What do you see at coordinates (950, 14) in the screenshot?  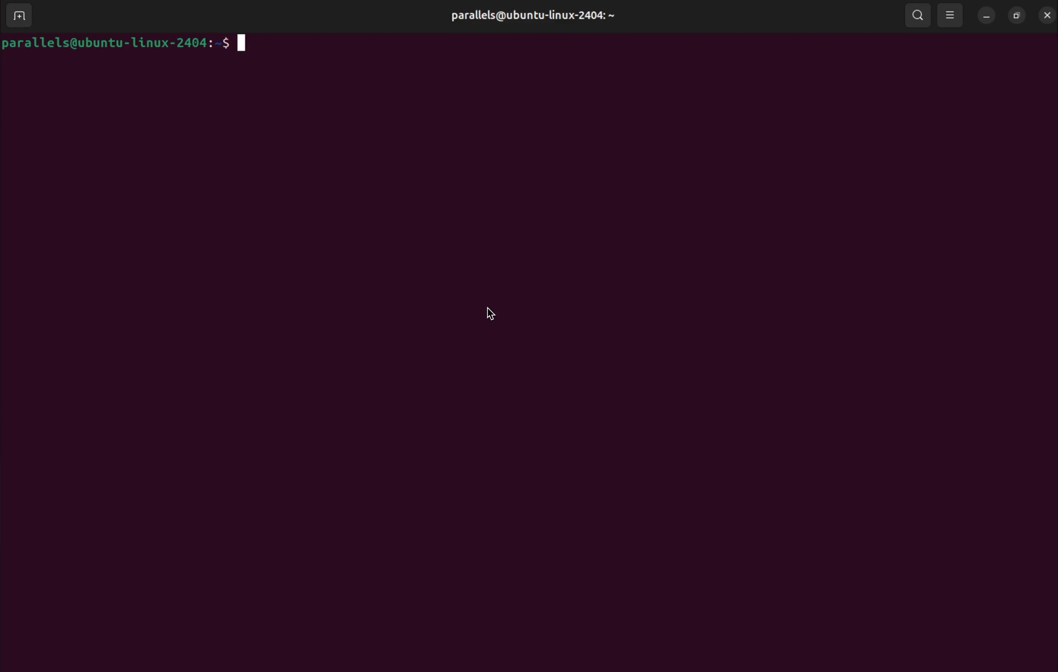 I see `view options` at bounding box center [950, 14].